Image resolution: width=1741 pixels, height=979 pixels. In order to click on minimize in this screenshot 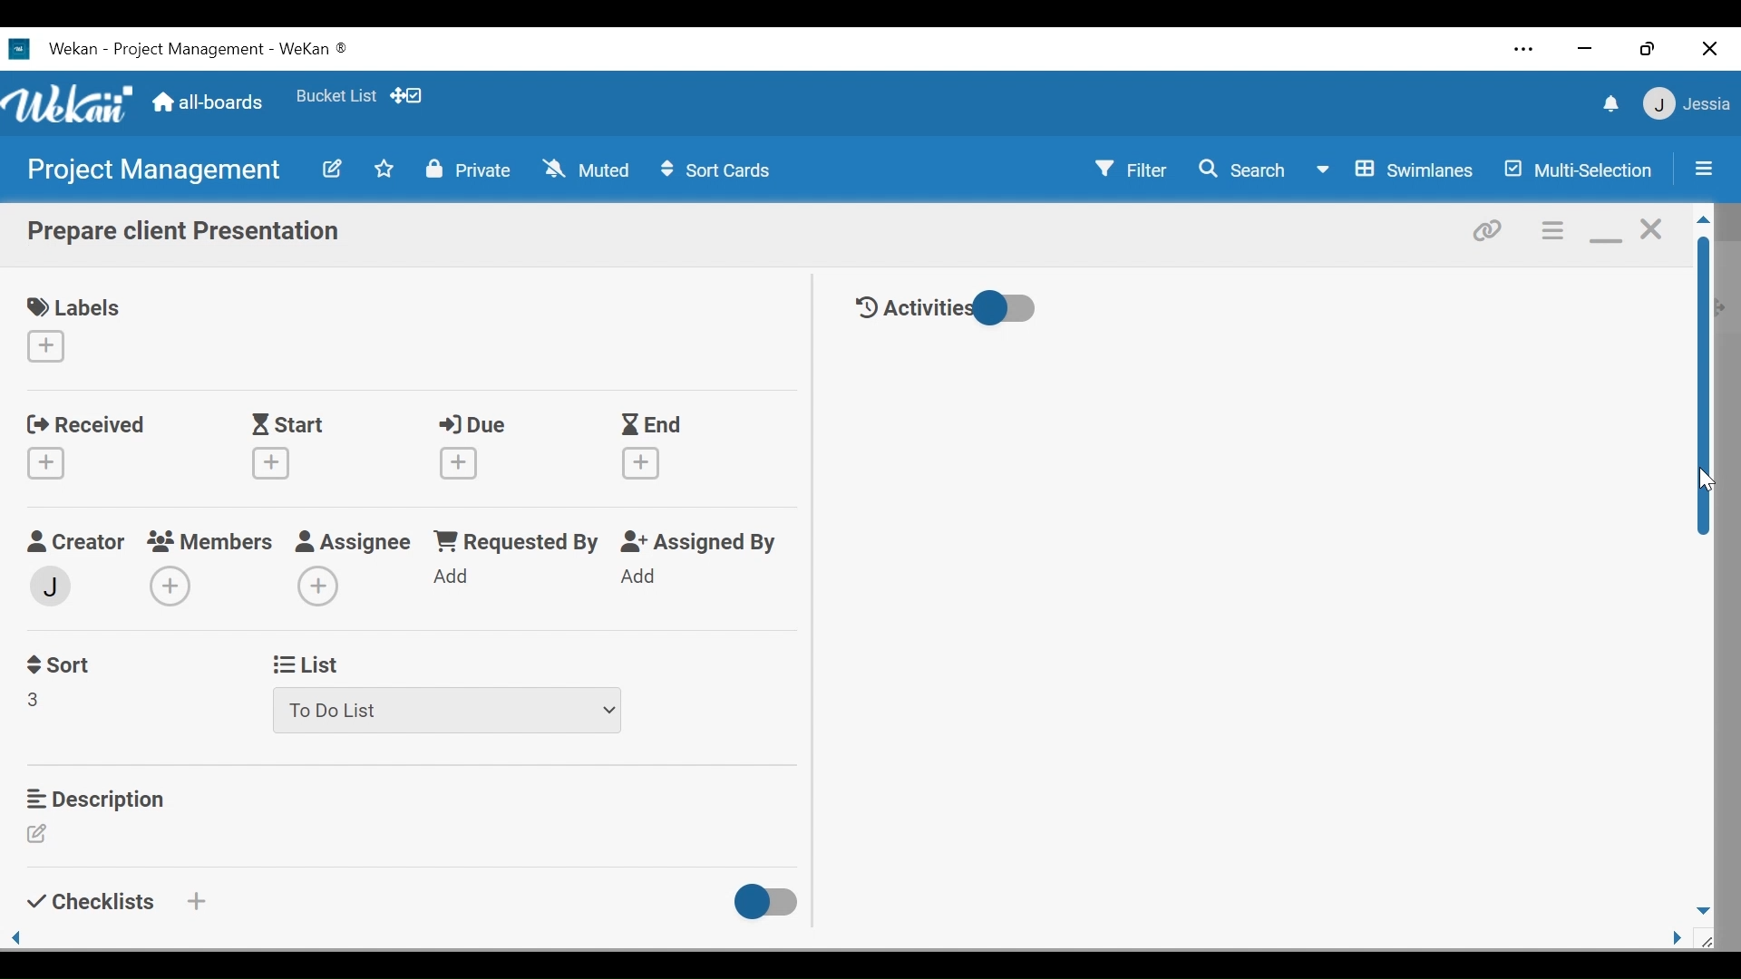, I will do `click(1585, 48)`.